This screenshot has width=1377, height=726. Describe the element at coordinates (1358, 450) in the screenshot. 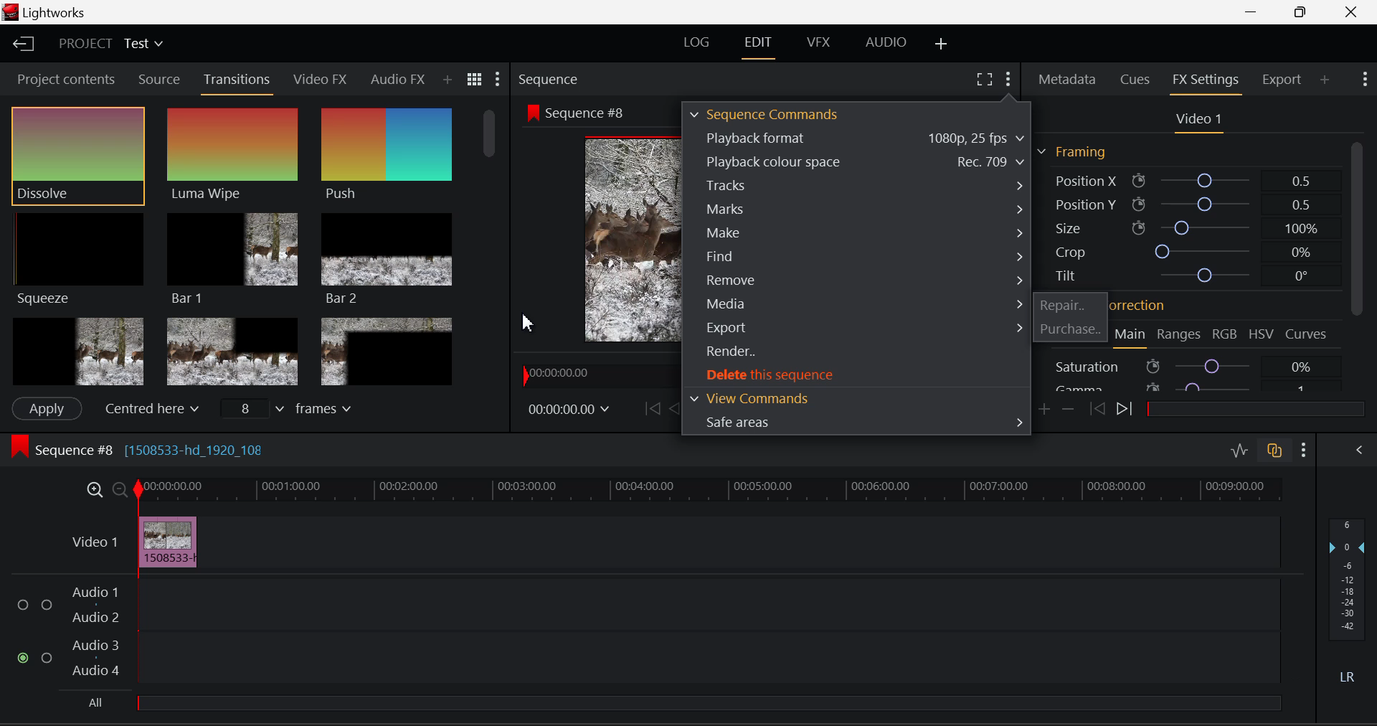

I see `Show Audio Mix` at that location.